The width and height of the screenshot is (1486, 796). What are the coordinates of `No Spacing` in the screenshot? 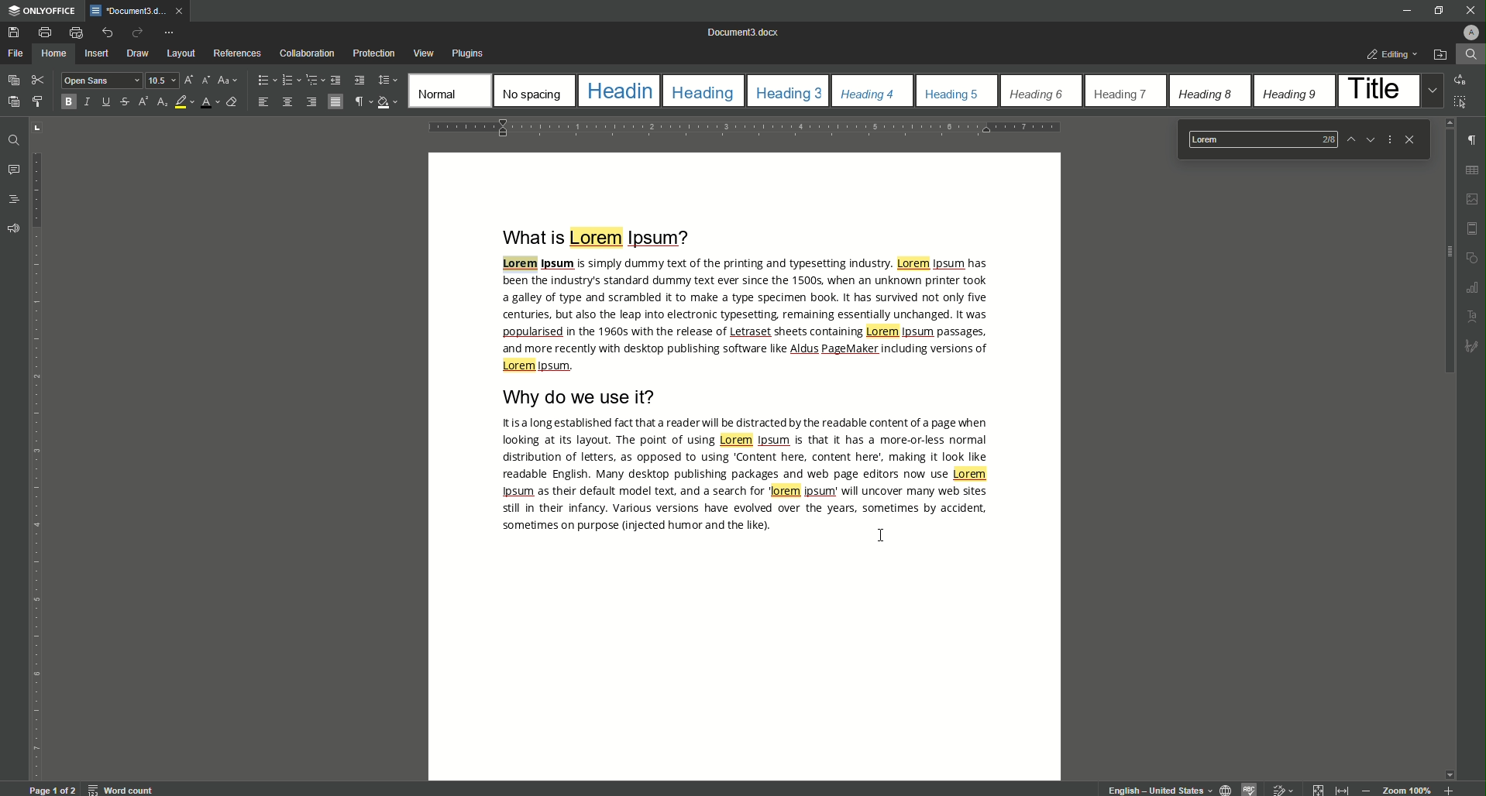 It's located at (534, 91).